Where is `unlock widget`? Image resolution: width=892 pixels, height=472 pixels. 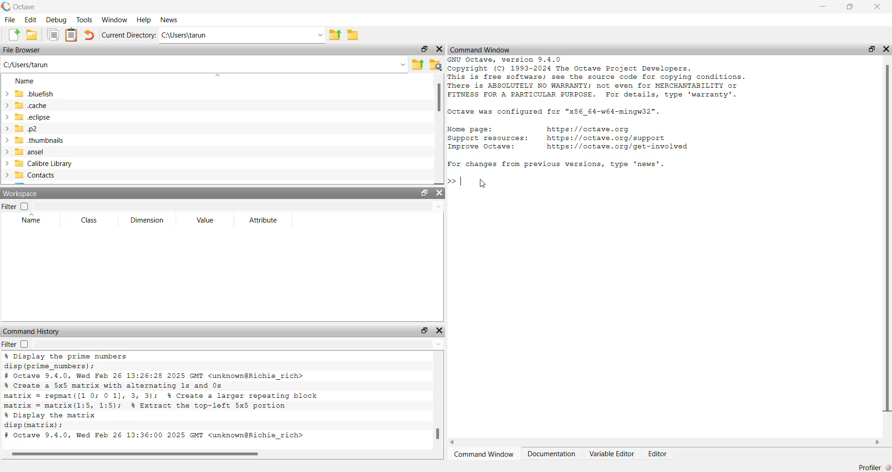
unlock widget is located at coordinates (872, 49).